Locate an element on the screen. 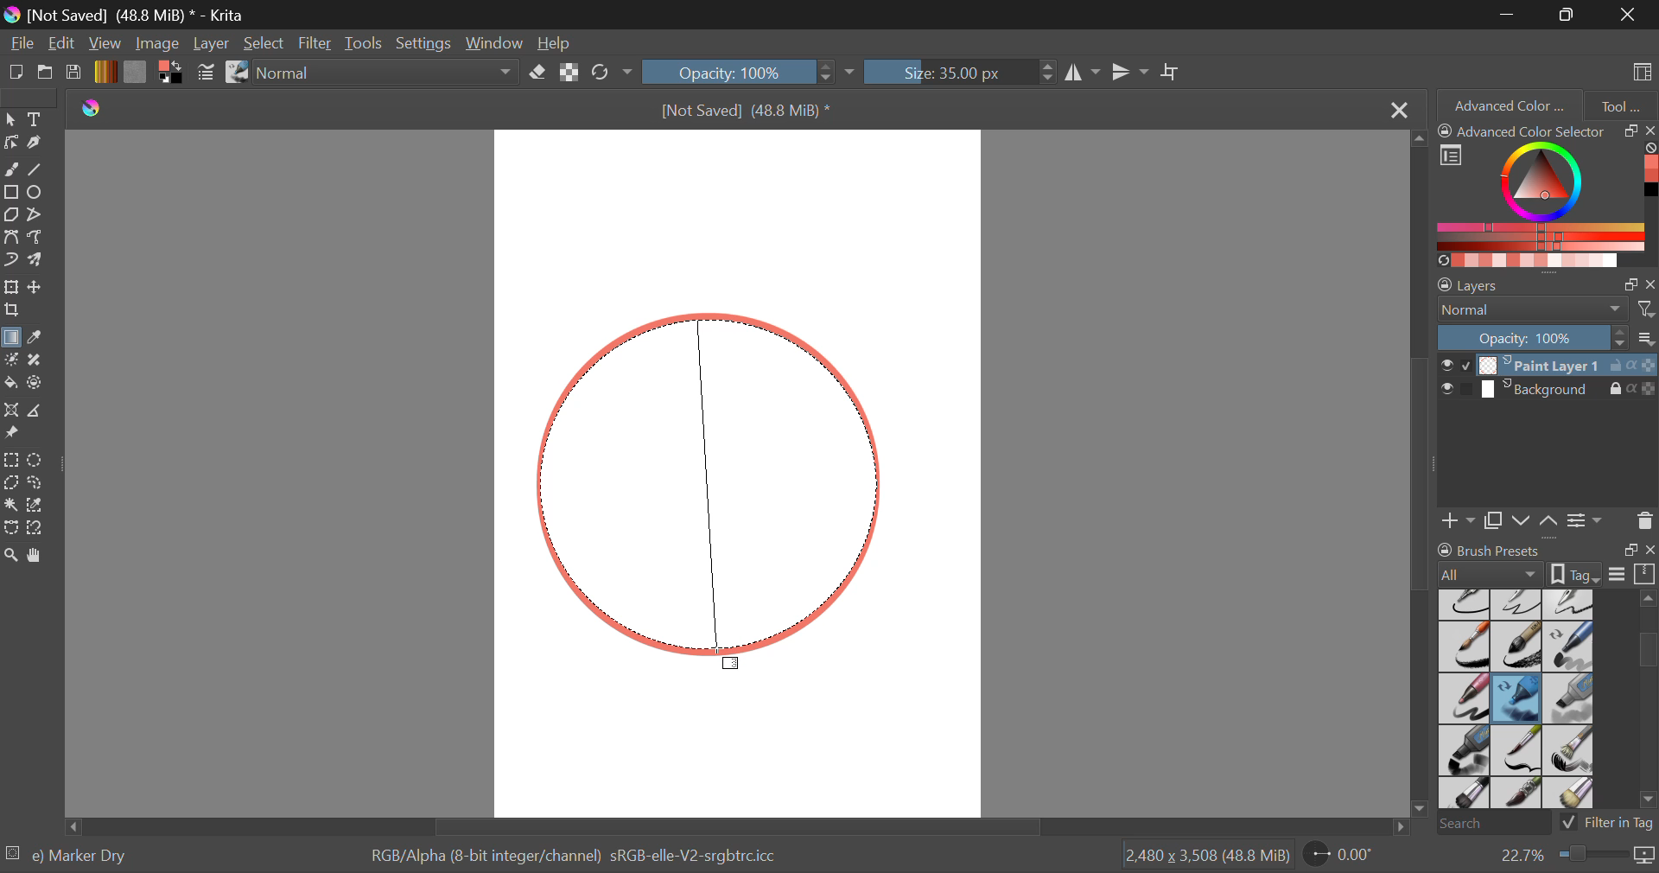  Tool is located at coordinates (1621, 104).